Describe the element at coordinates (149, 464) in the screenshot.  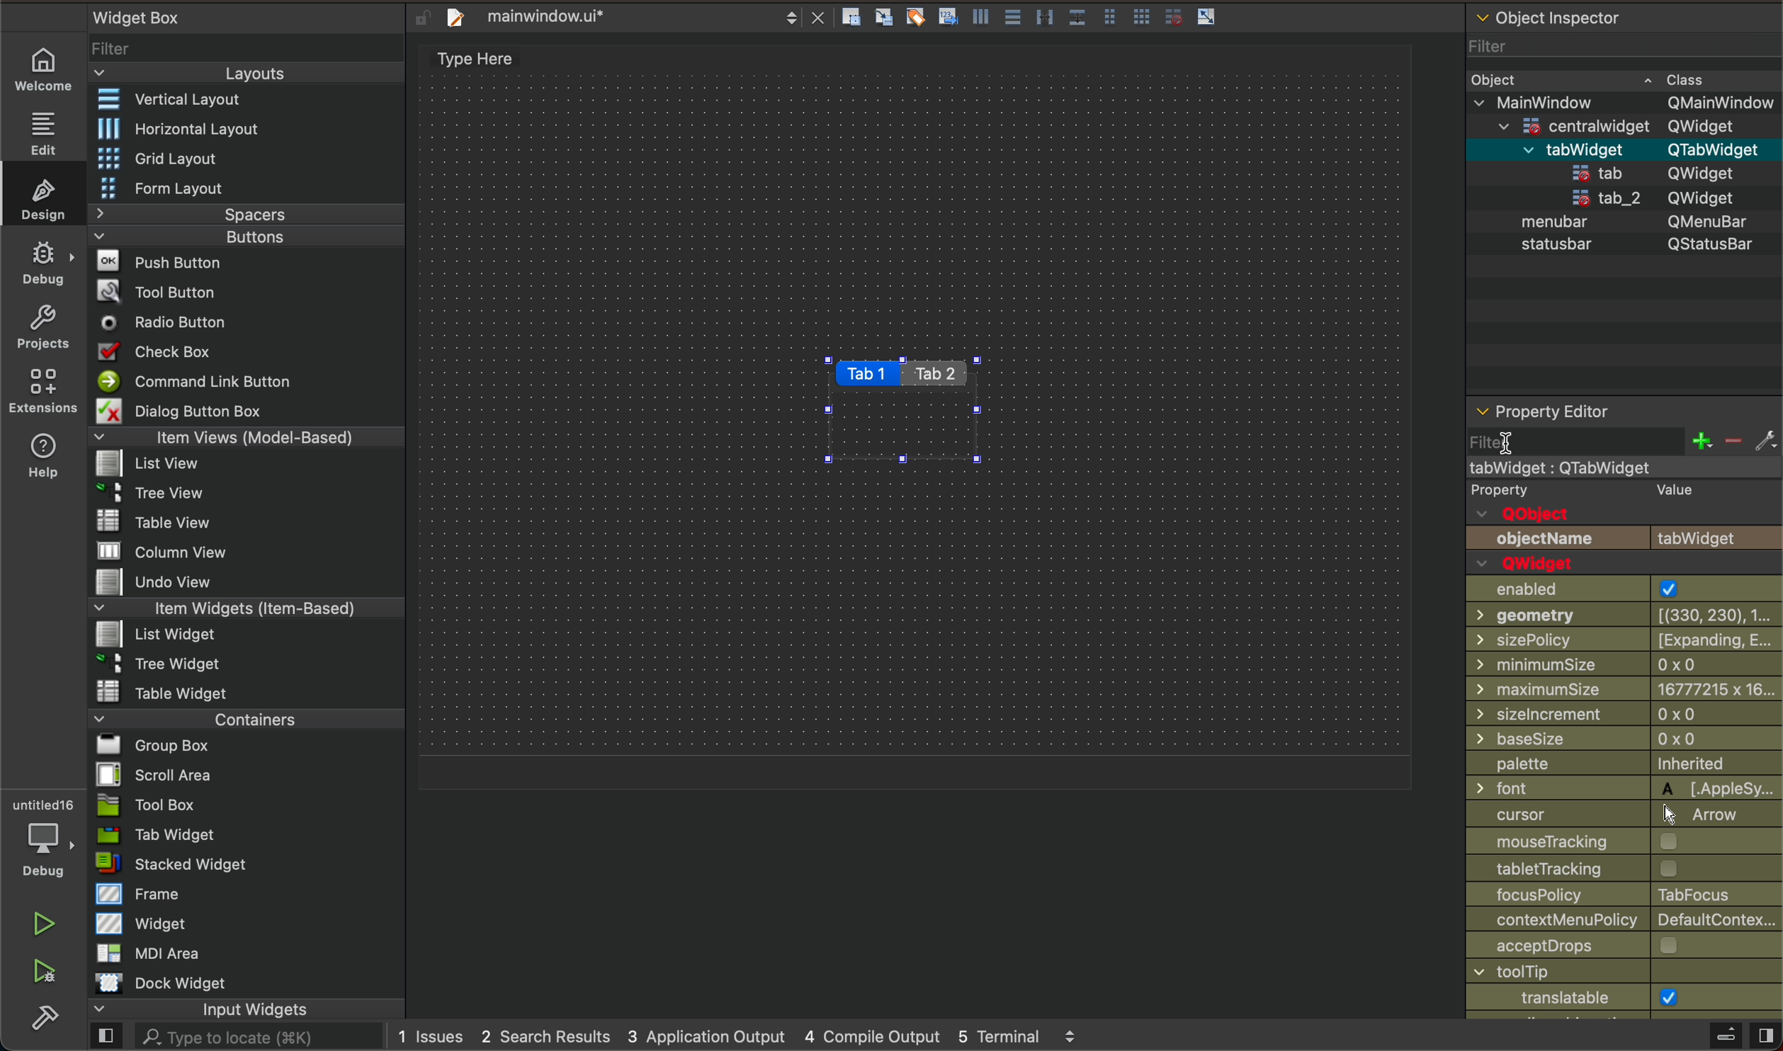
I see ` list View` at that location.